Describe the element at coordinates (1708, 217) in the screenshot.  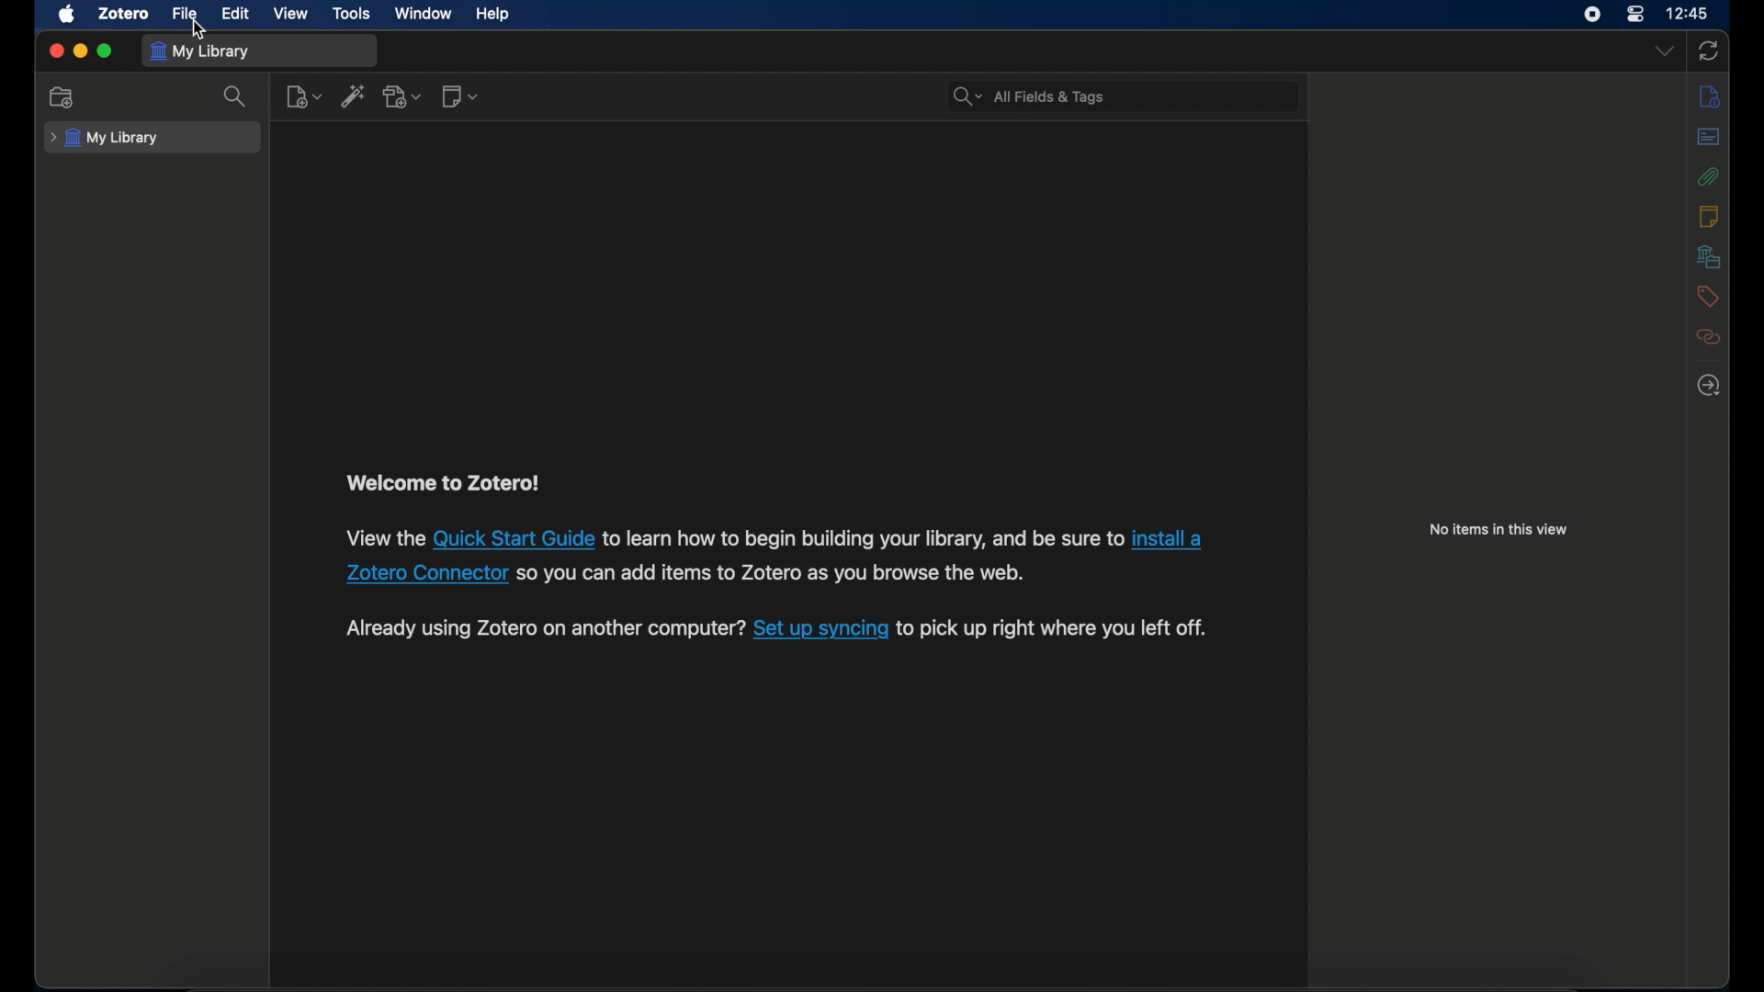
I see `notes` at that location.